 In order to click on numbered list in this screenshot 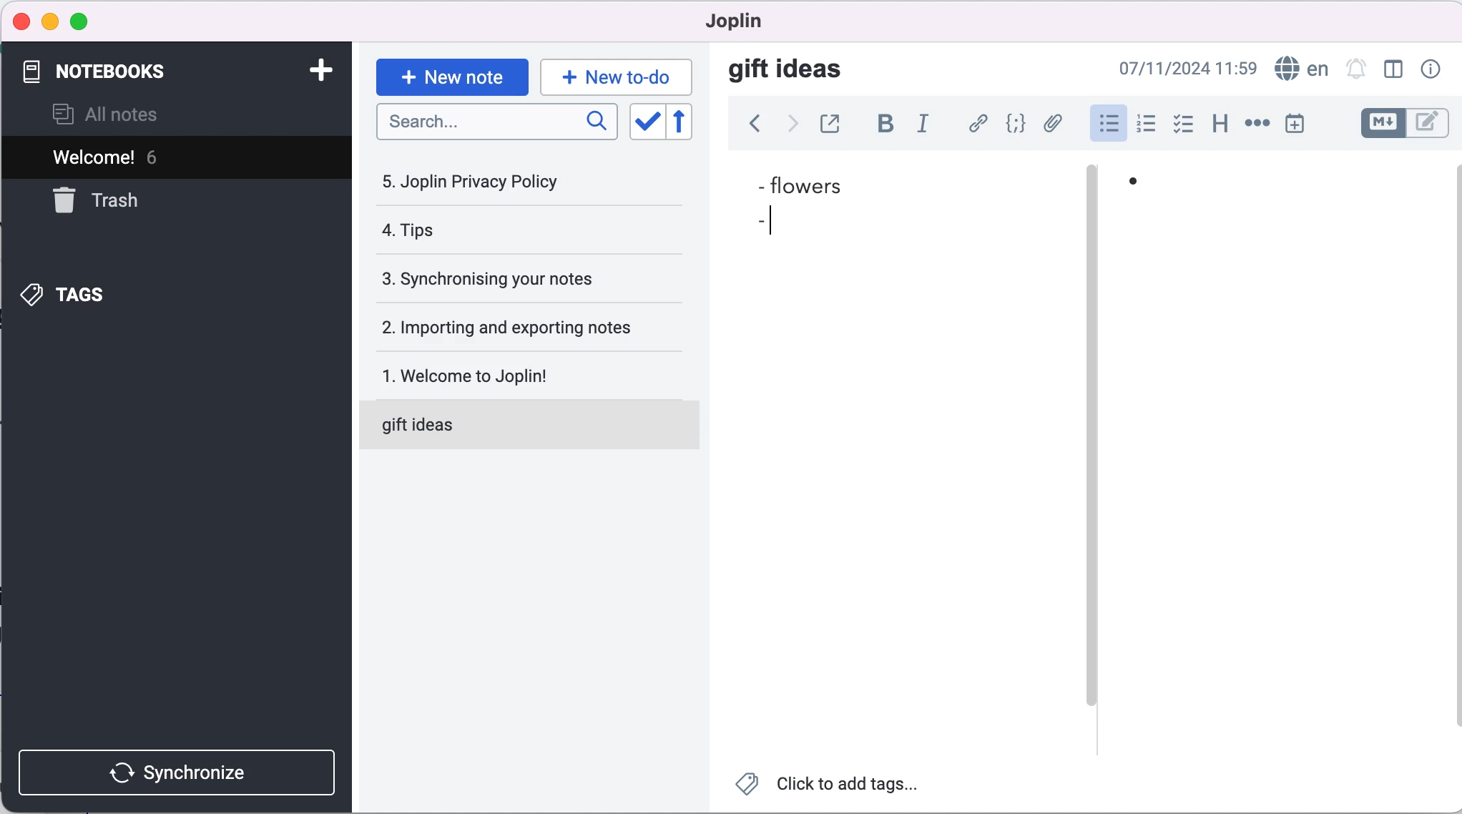, I will do `click(1146, 124)`.